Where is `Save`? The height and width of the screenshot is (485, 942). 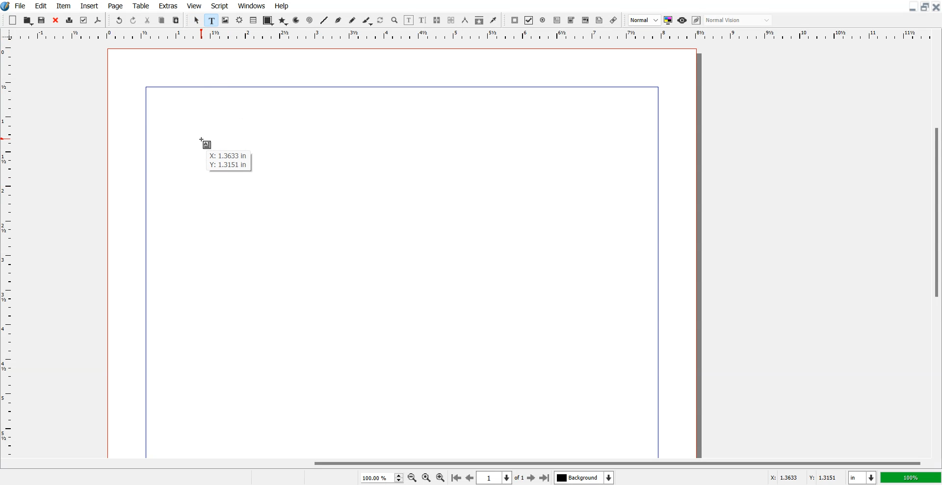 Save is located at coordinates (42, 20).